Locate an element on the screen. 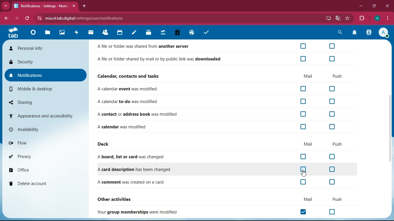 The width and height of the screenshot is (394, 221). off is located at coordinates (332, 114).